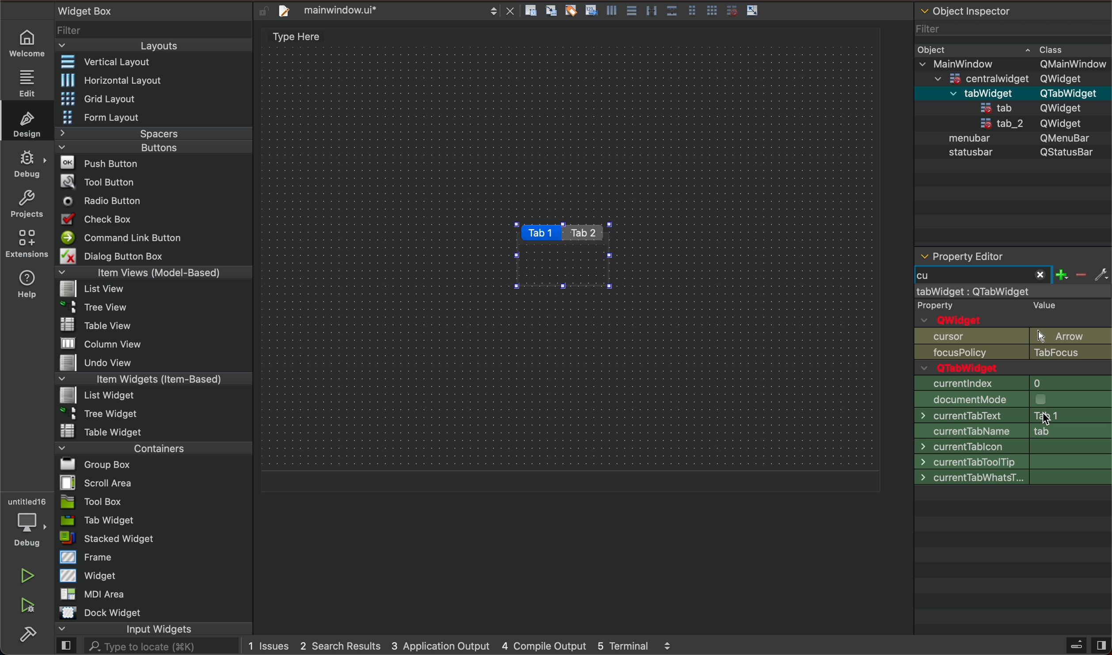 The height and width of the screenshot is (655, 1112). I want to click on tab text change, so click(1069, 416).